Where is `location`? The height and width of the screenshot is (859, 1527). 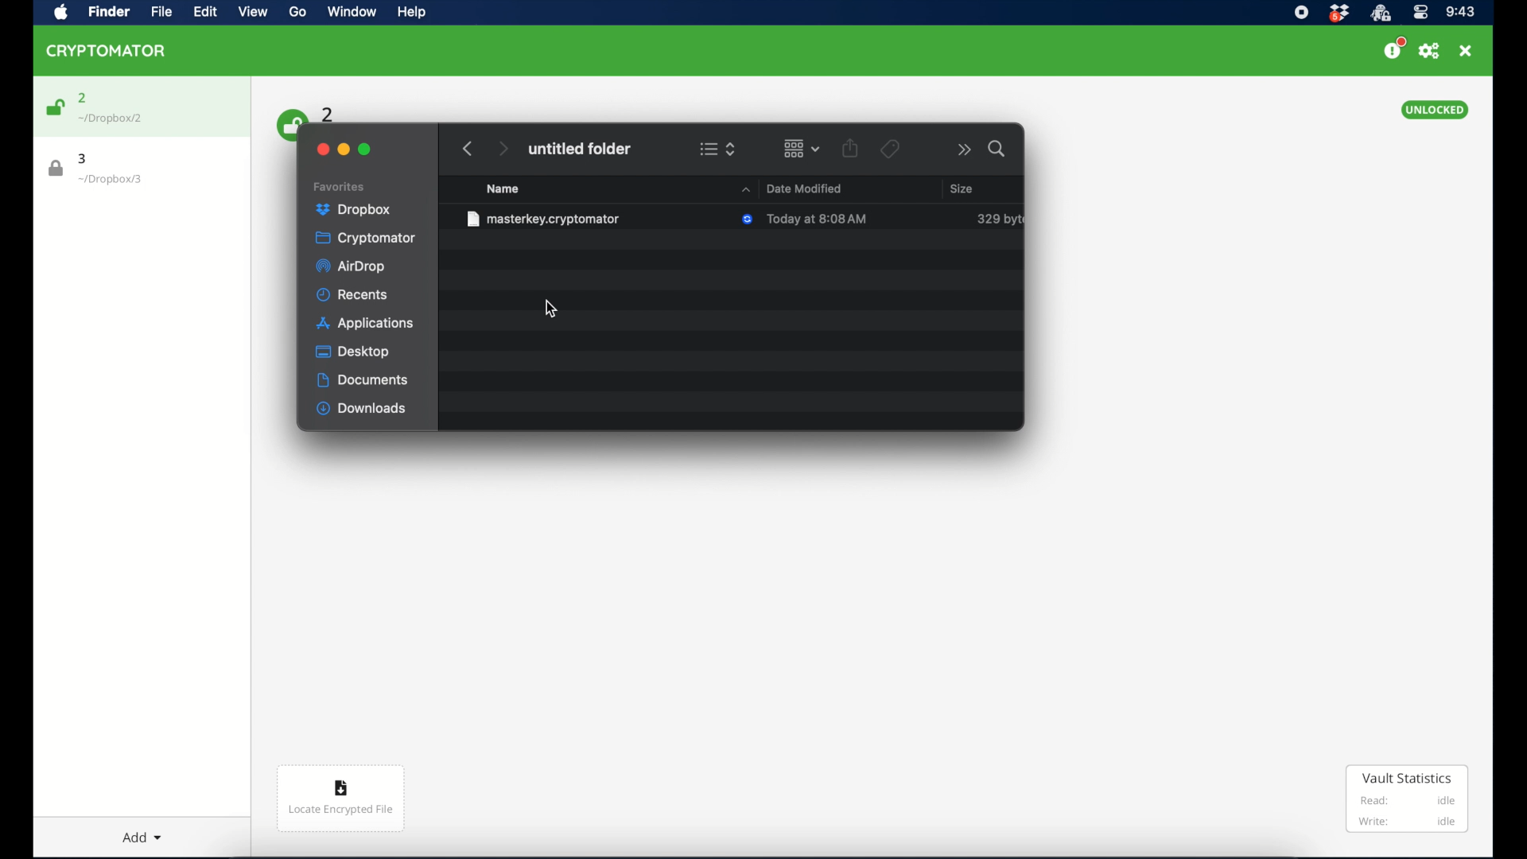
location is located at coordinates (111, 180).